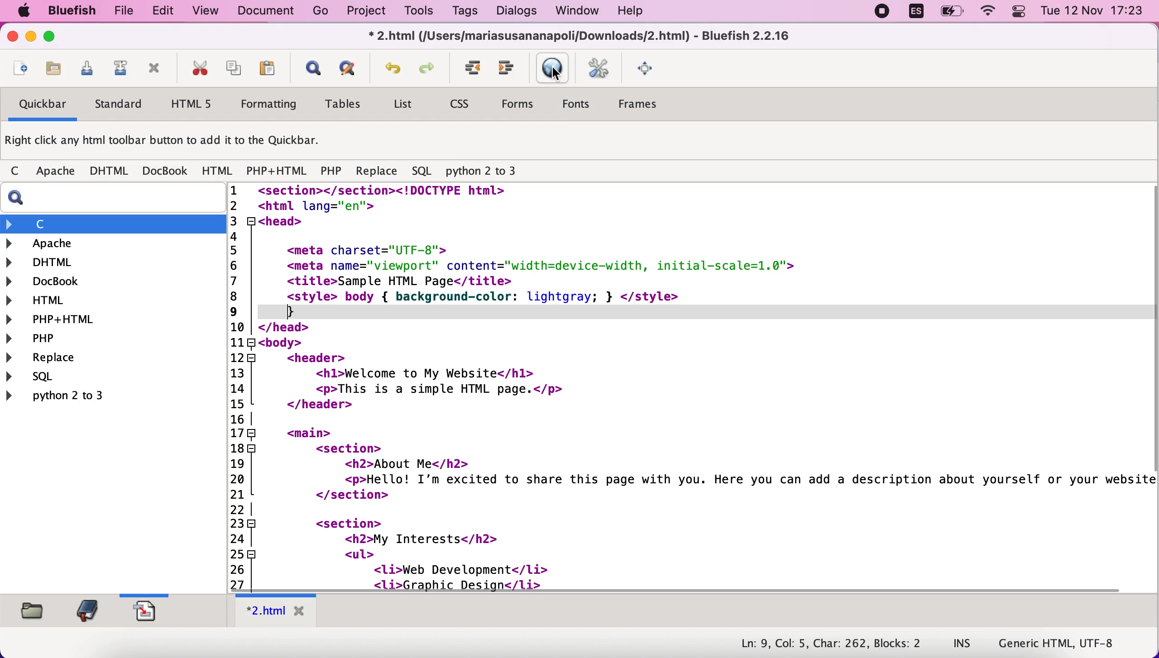 The image size is (1159, 658). Describe the element at coordinates (111, 171) in the screenshot. I see `dhtml` at that location.